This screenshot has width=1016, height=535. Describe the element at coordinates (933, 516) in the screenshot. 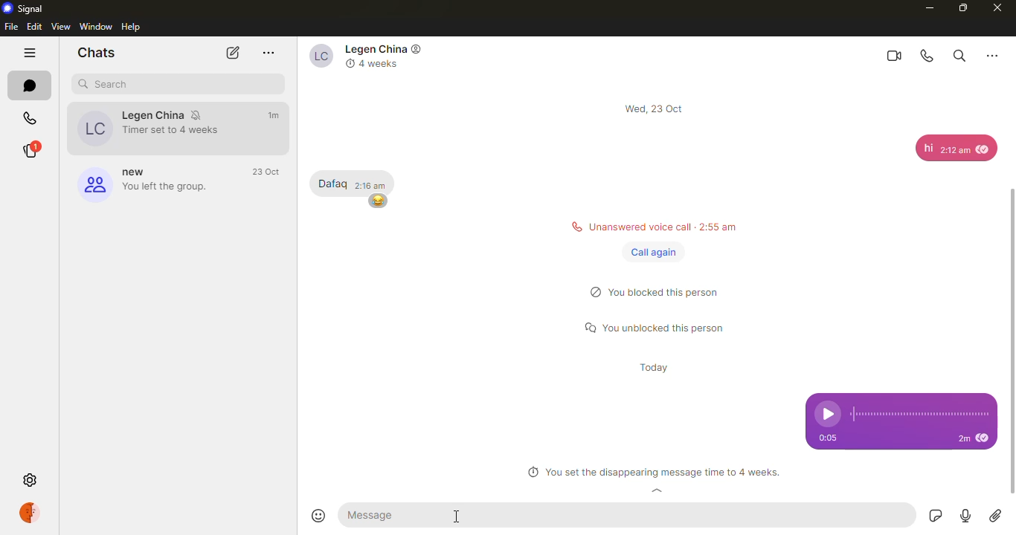

I see `sticker` at that location.